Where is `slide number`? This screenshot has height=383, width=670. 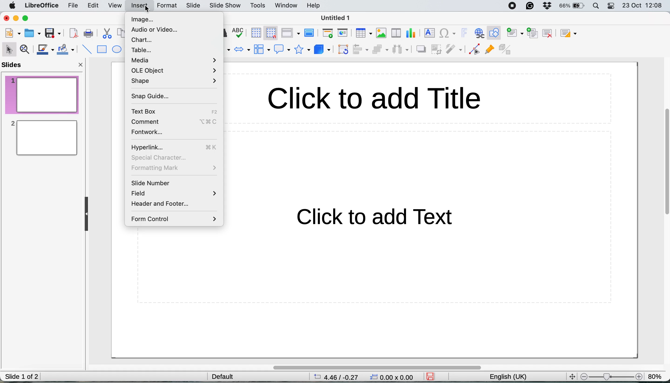 slide number is located at coordinates (151, 184).